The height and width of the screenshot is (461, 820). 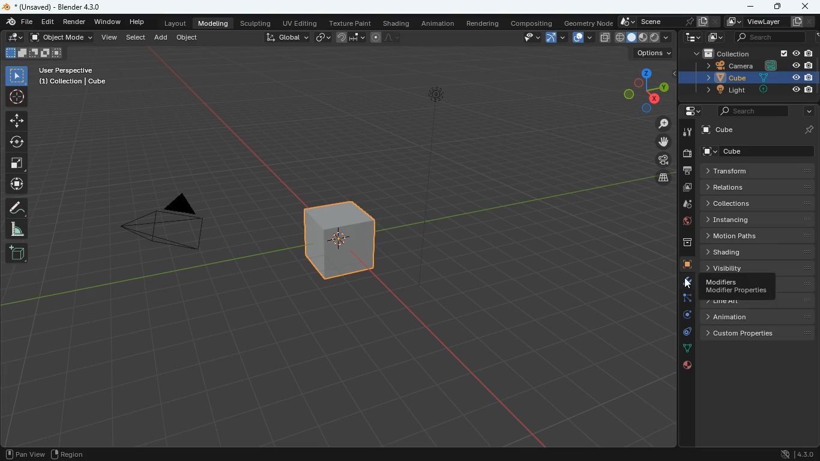 What do you see at coordinates (716, 38) in the screenshot?
I see `image` at bounding box center [716, 38].